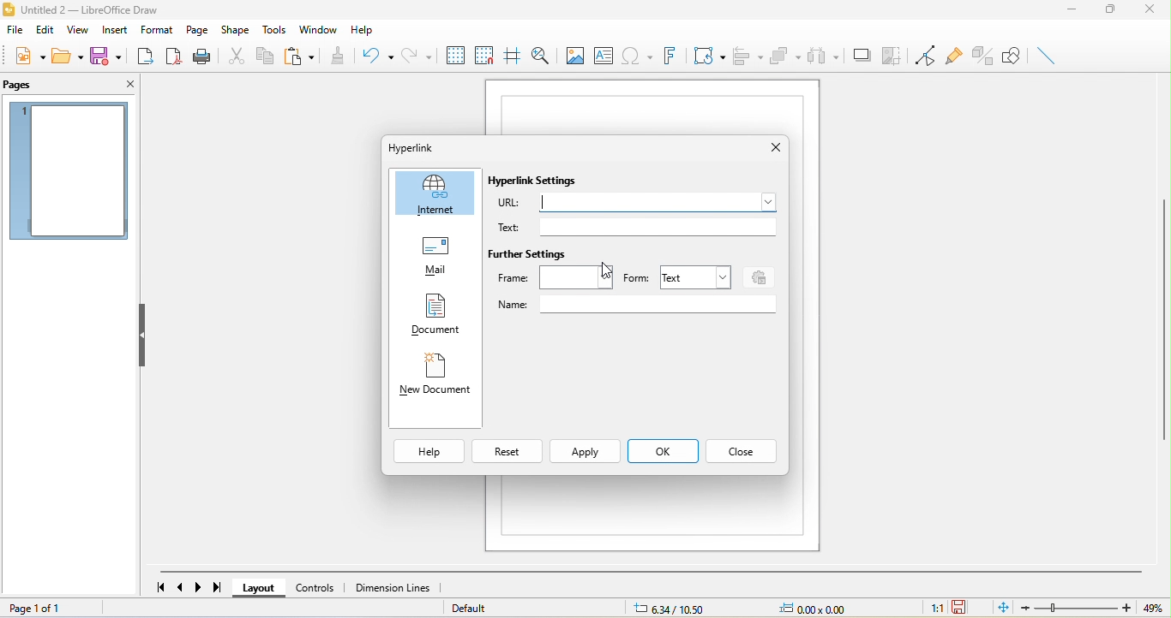  I want to click on maximize, so click(1108, 9).